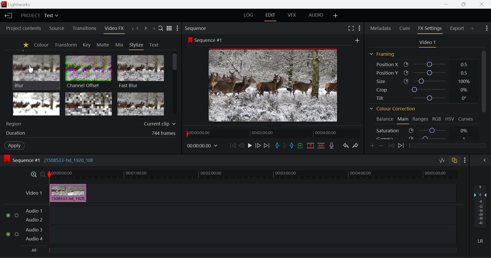 Image resolution: width=491 pixels, height=258 pixels. Describe the element at coordinates (372, 146) in the screenshot. I see `Add keyframe` at that location.